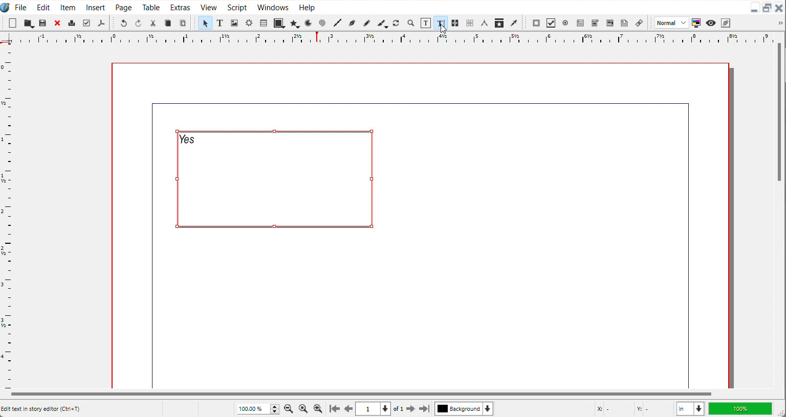 This screenshot has height=417, width=786. What do you see at coordinates (410, 22) in the screenshot?
I see `Zoom in or out` at bounding box center [410, 22].